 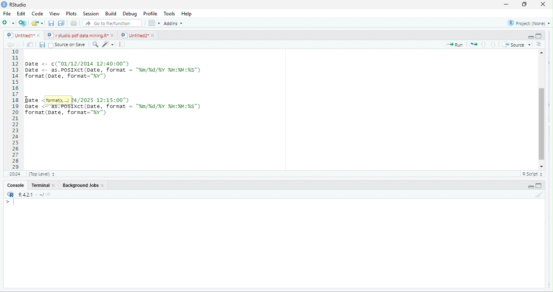 I want to click on maximize, so click(x=523, y=5).